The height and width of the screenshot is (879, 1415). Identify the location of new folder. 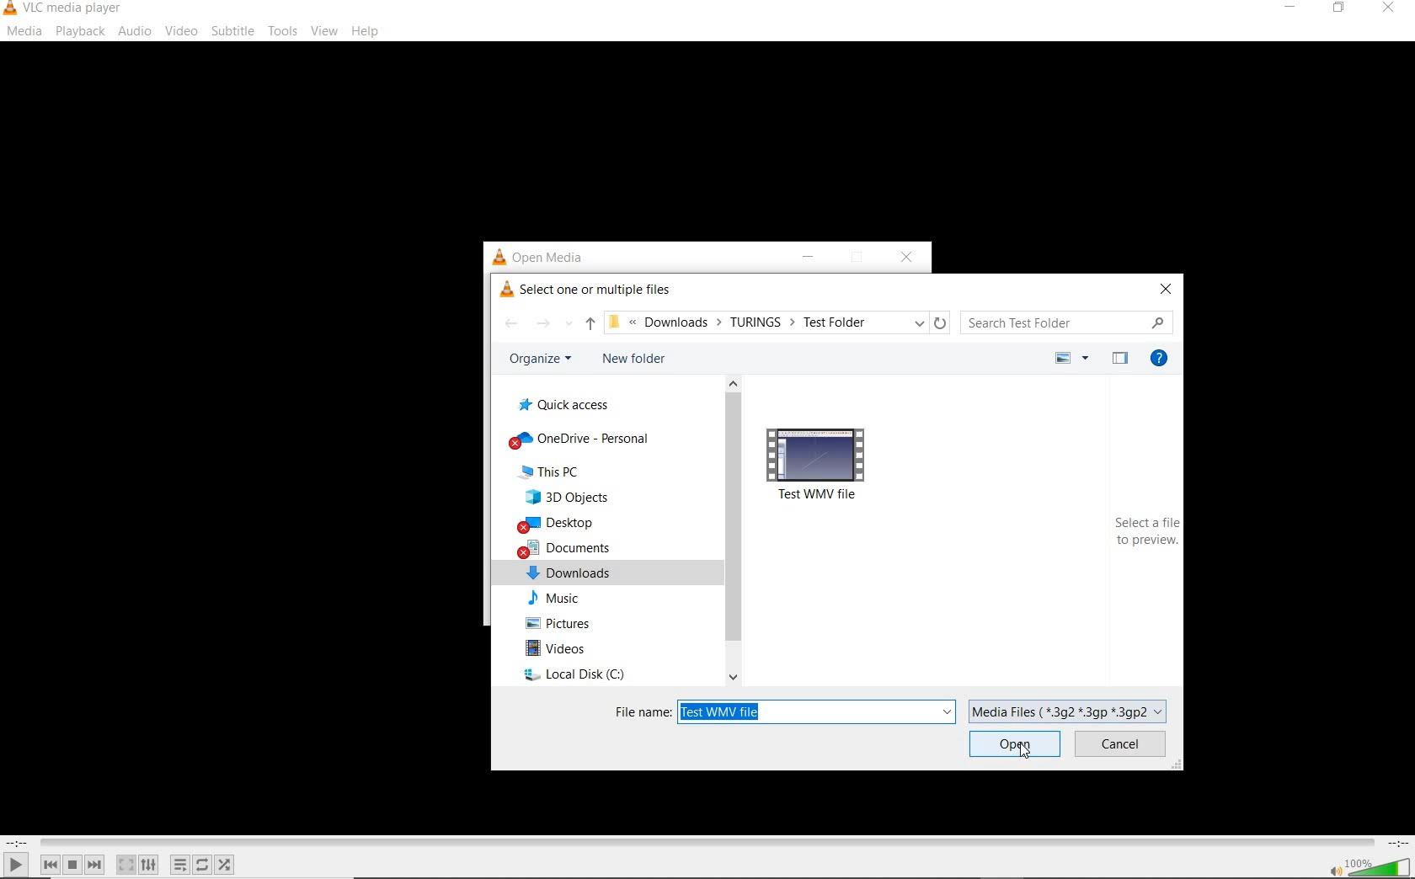
(636, 361).